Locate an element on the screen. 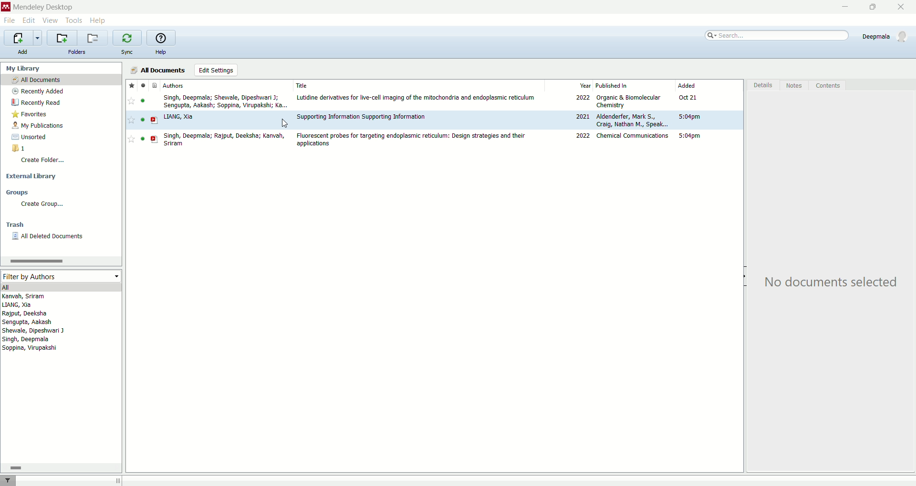  file is located at coordinates (11, 21).